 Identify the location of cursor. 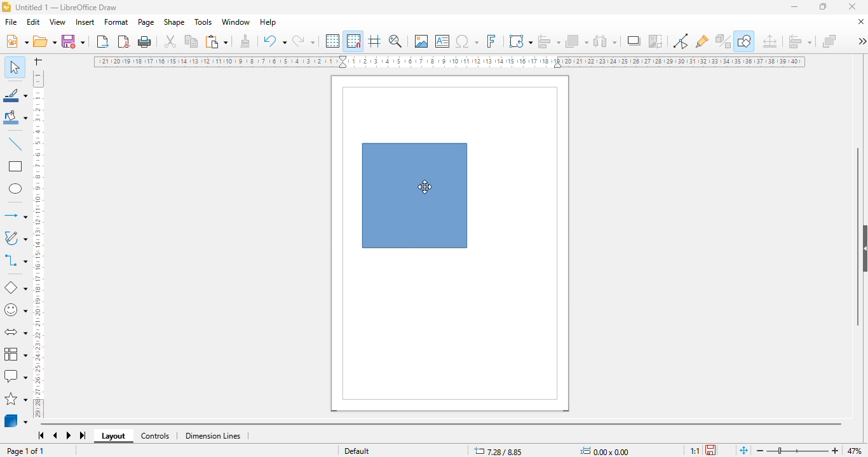
(425, 186).